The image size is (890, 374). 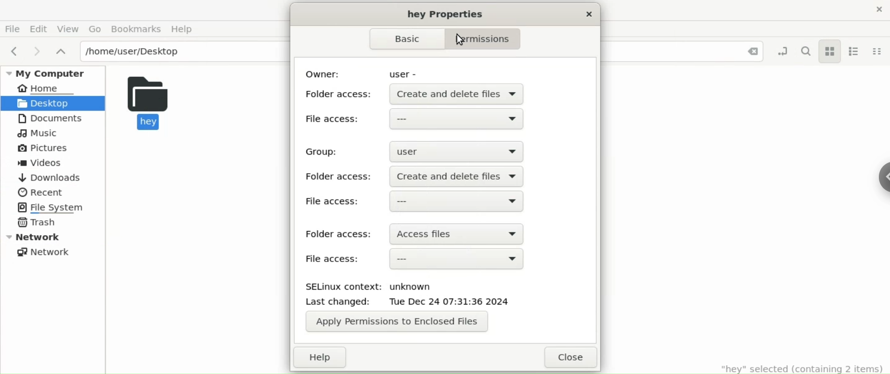 What do you see at coordinates (319, 151) in the screenshot?
I see `Group` at bounding box center [319, 151].